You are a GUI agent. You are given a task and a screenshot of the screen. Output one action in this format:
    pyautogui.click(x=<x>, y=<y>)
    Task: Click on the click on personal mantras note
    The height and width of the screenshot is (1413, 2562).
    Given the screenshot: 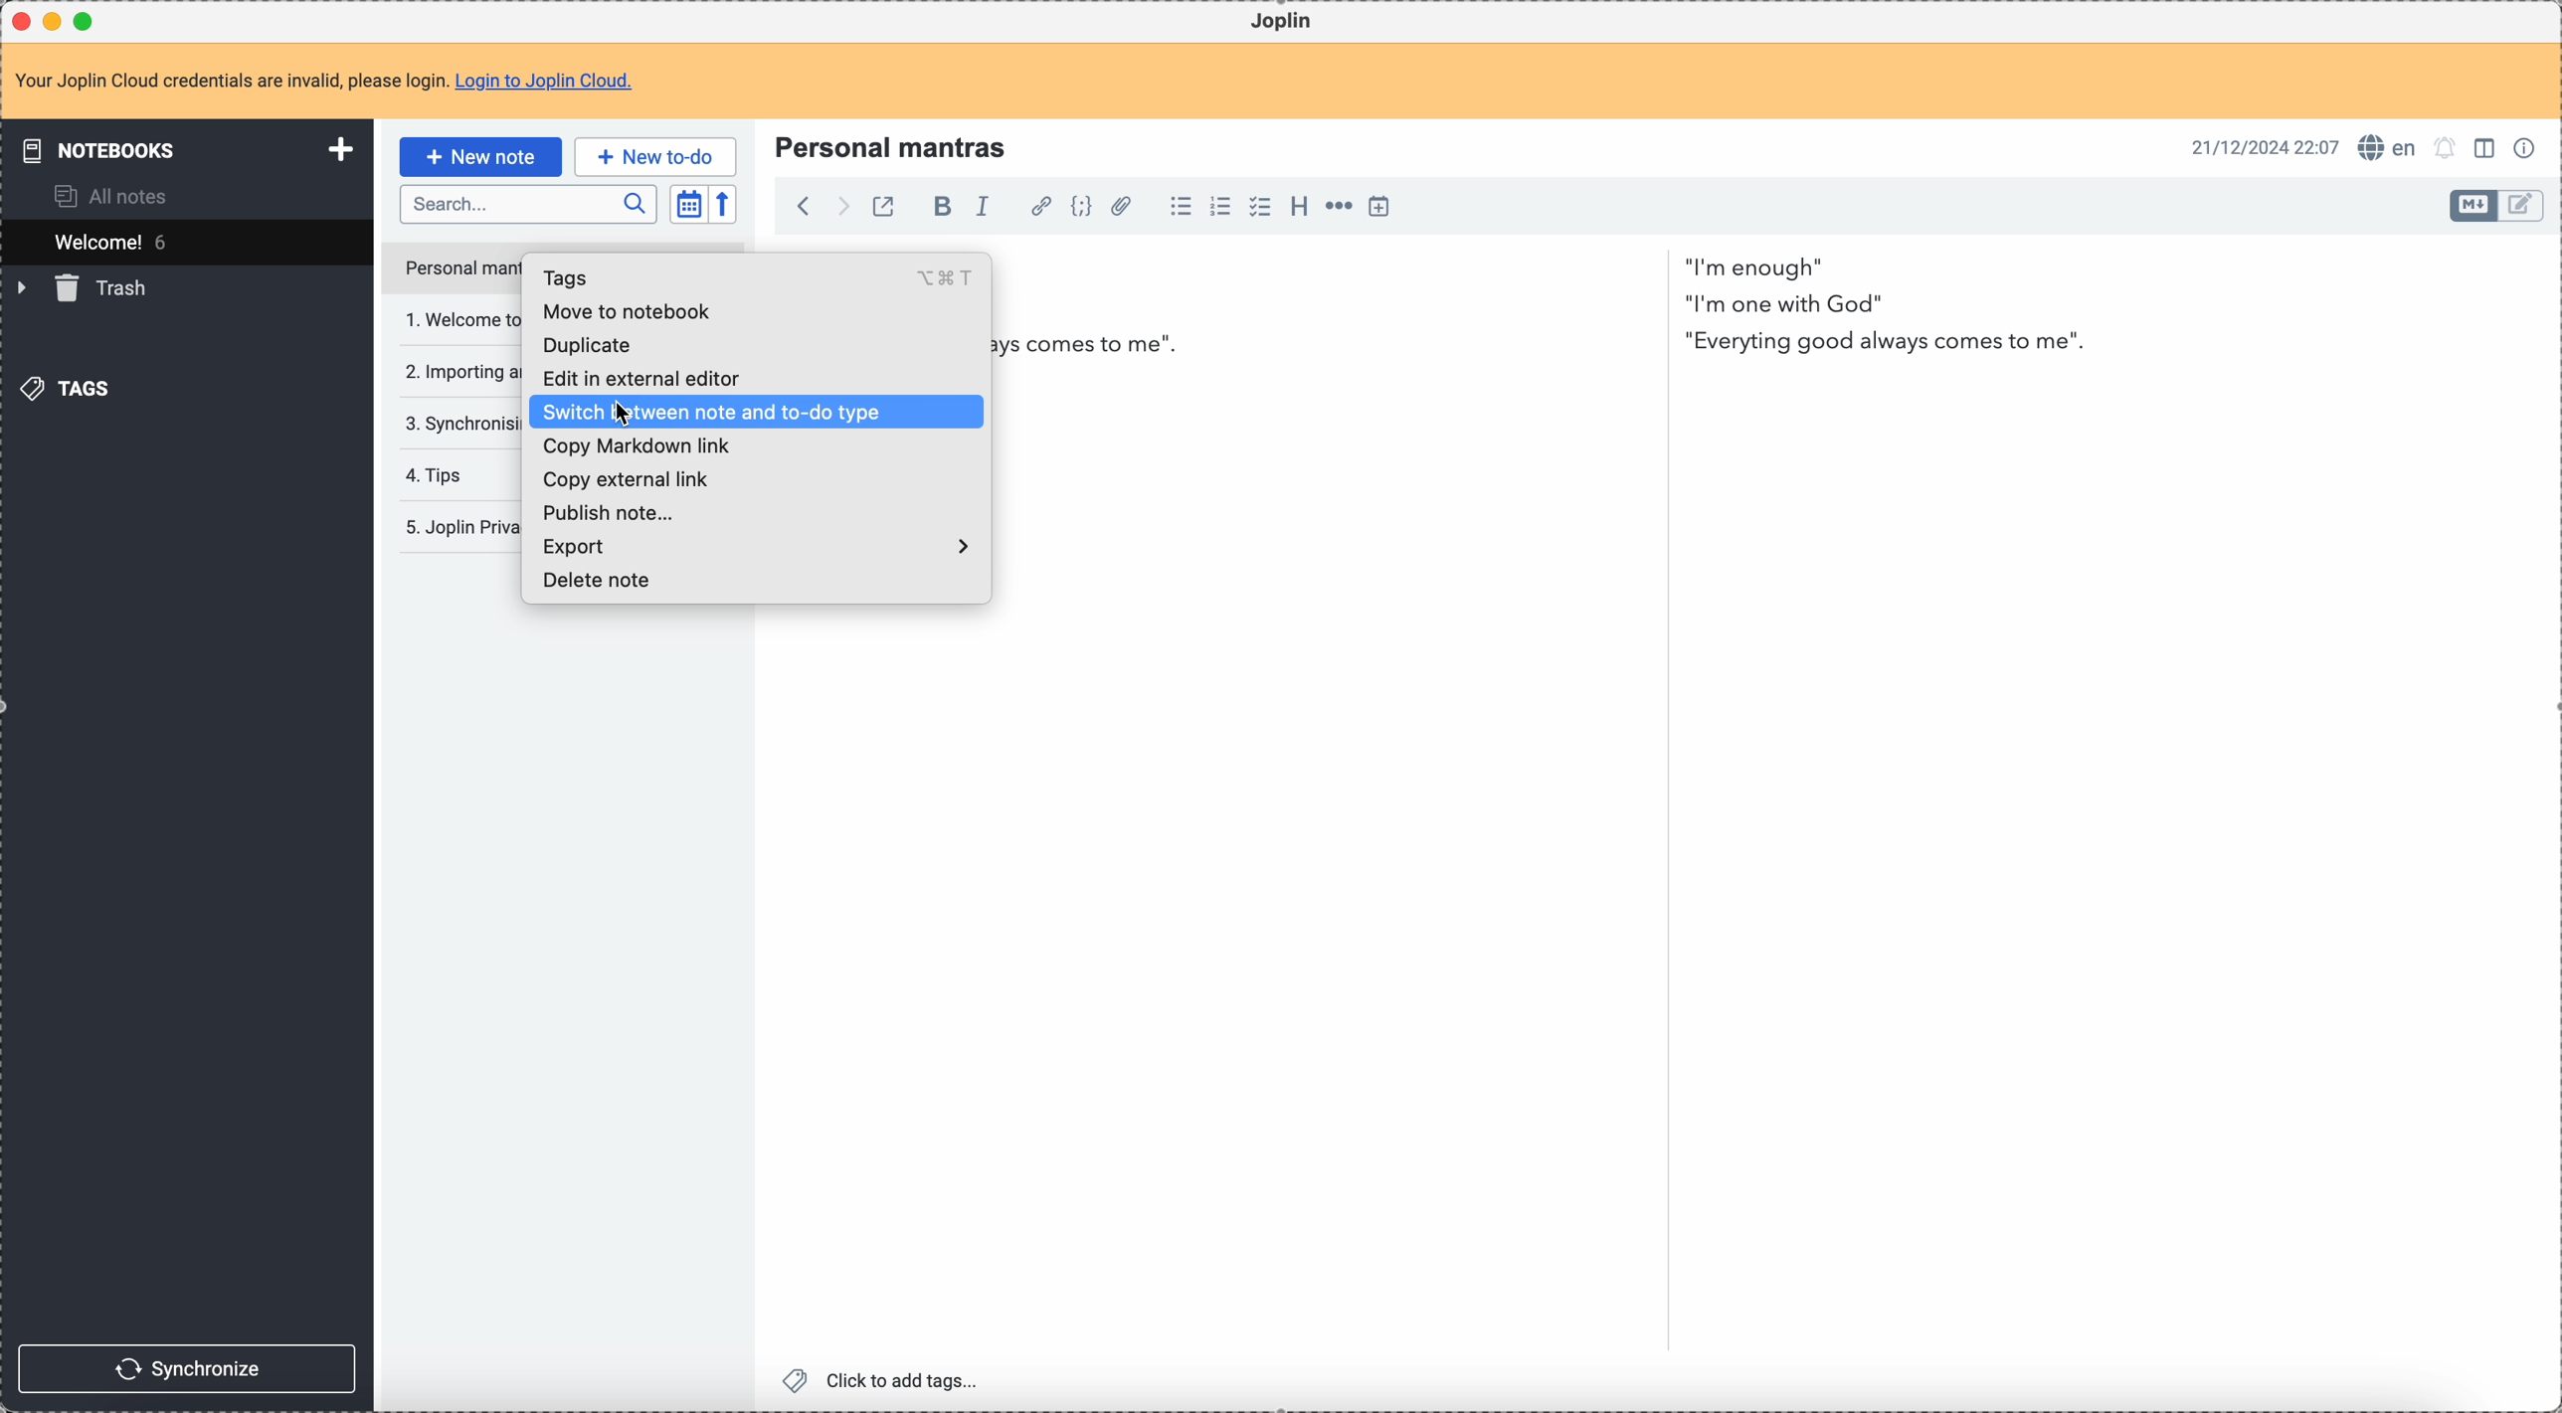 What is the action you would take?
    pyautogui.click(x=450, y=267)
    